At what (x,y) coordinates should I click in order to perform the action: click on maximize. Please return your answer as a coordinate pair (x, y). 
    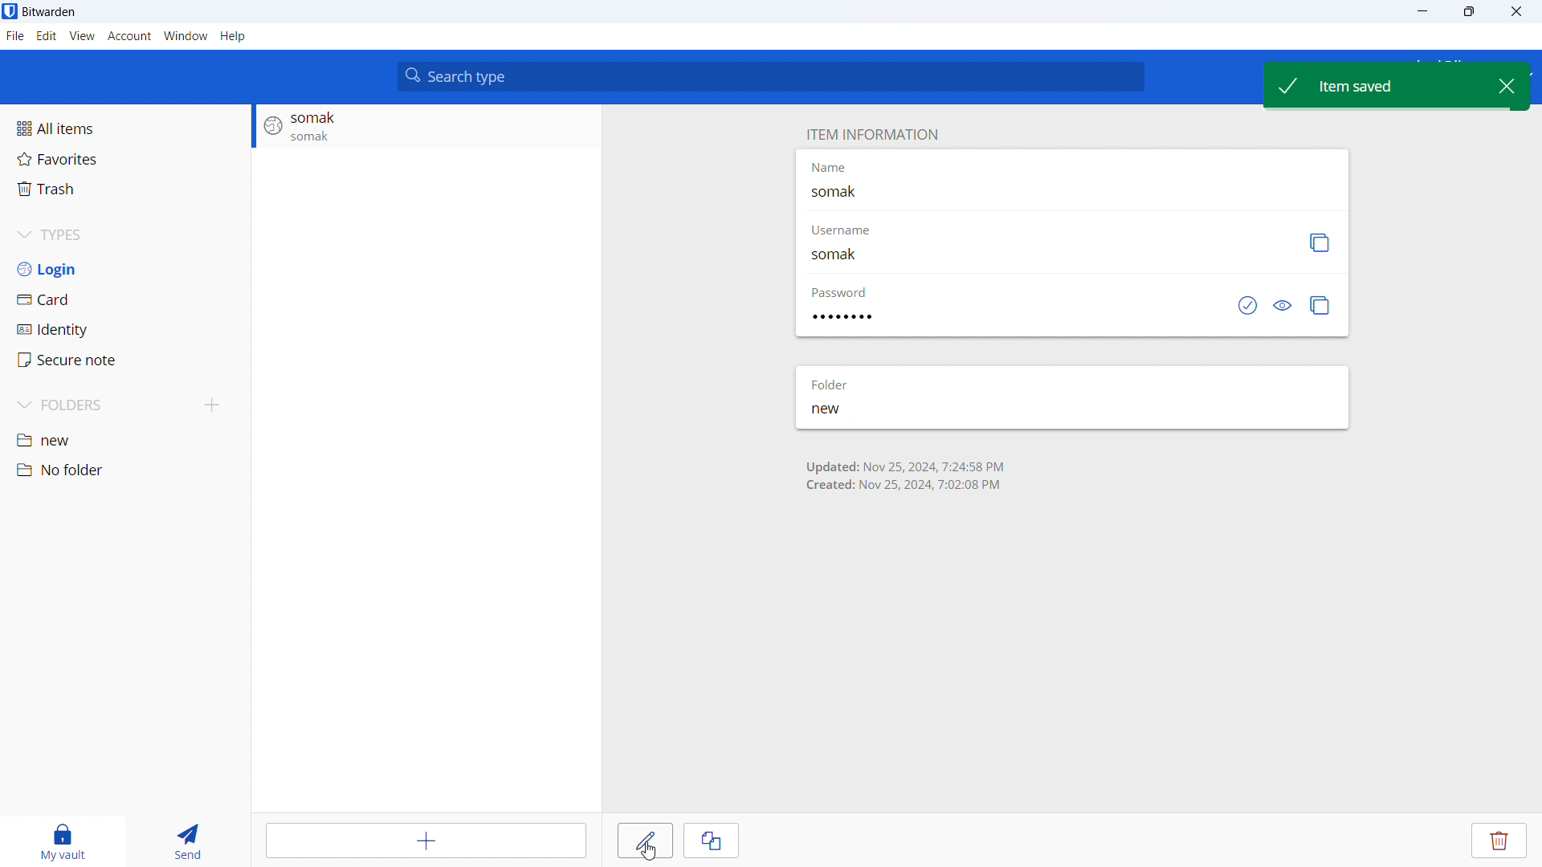
    Looking at the image, I should click on (1468, 12).